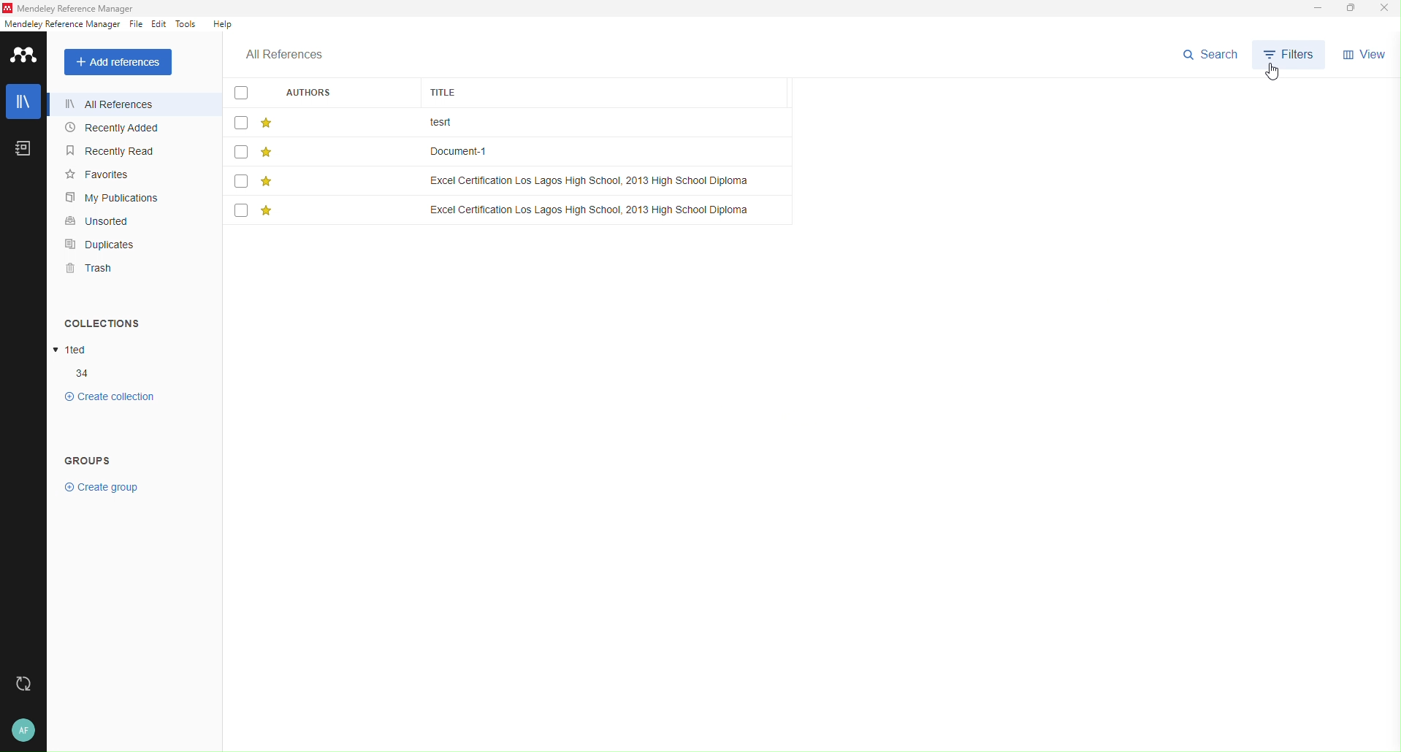 The width and height of the screenshot is (1401, 752). What do you see at coordinates (121, 62) in the screenshot?
I see `Add reference` at bounding box center [121, 62].